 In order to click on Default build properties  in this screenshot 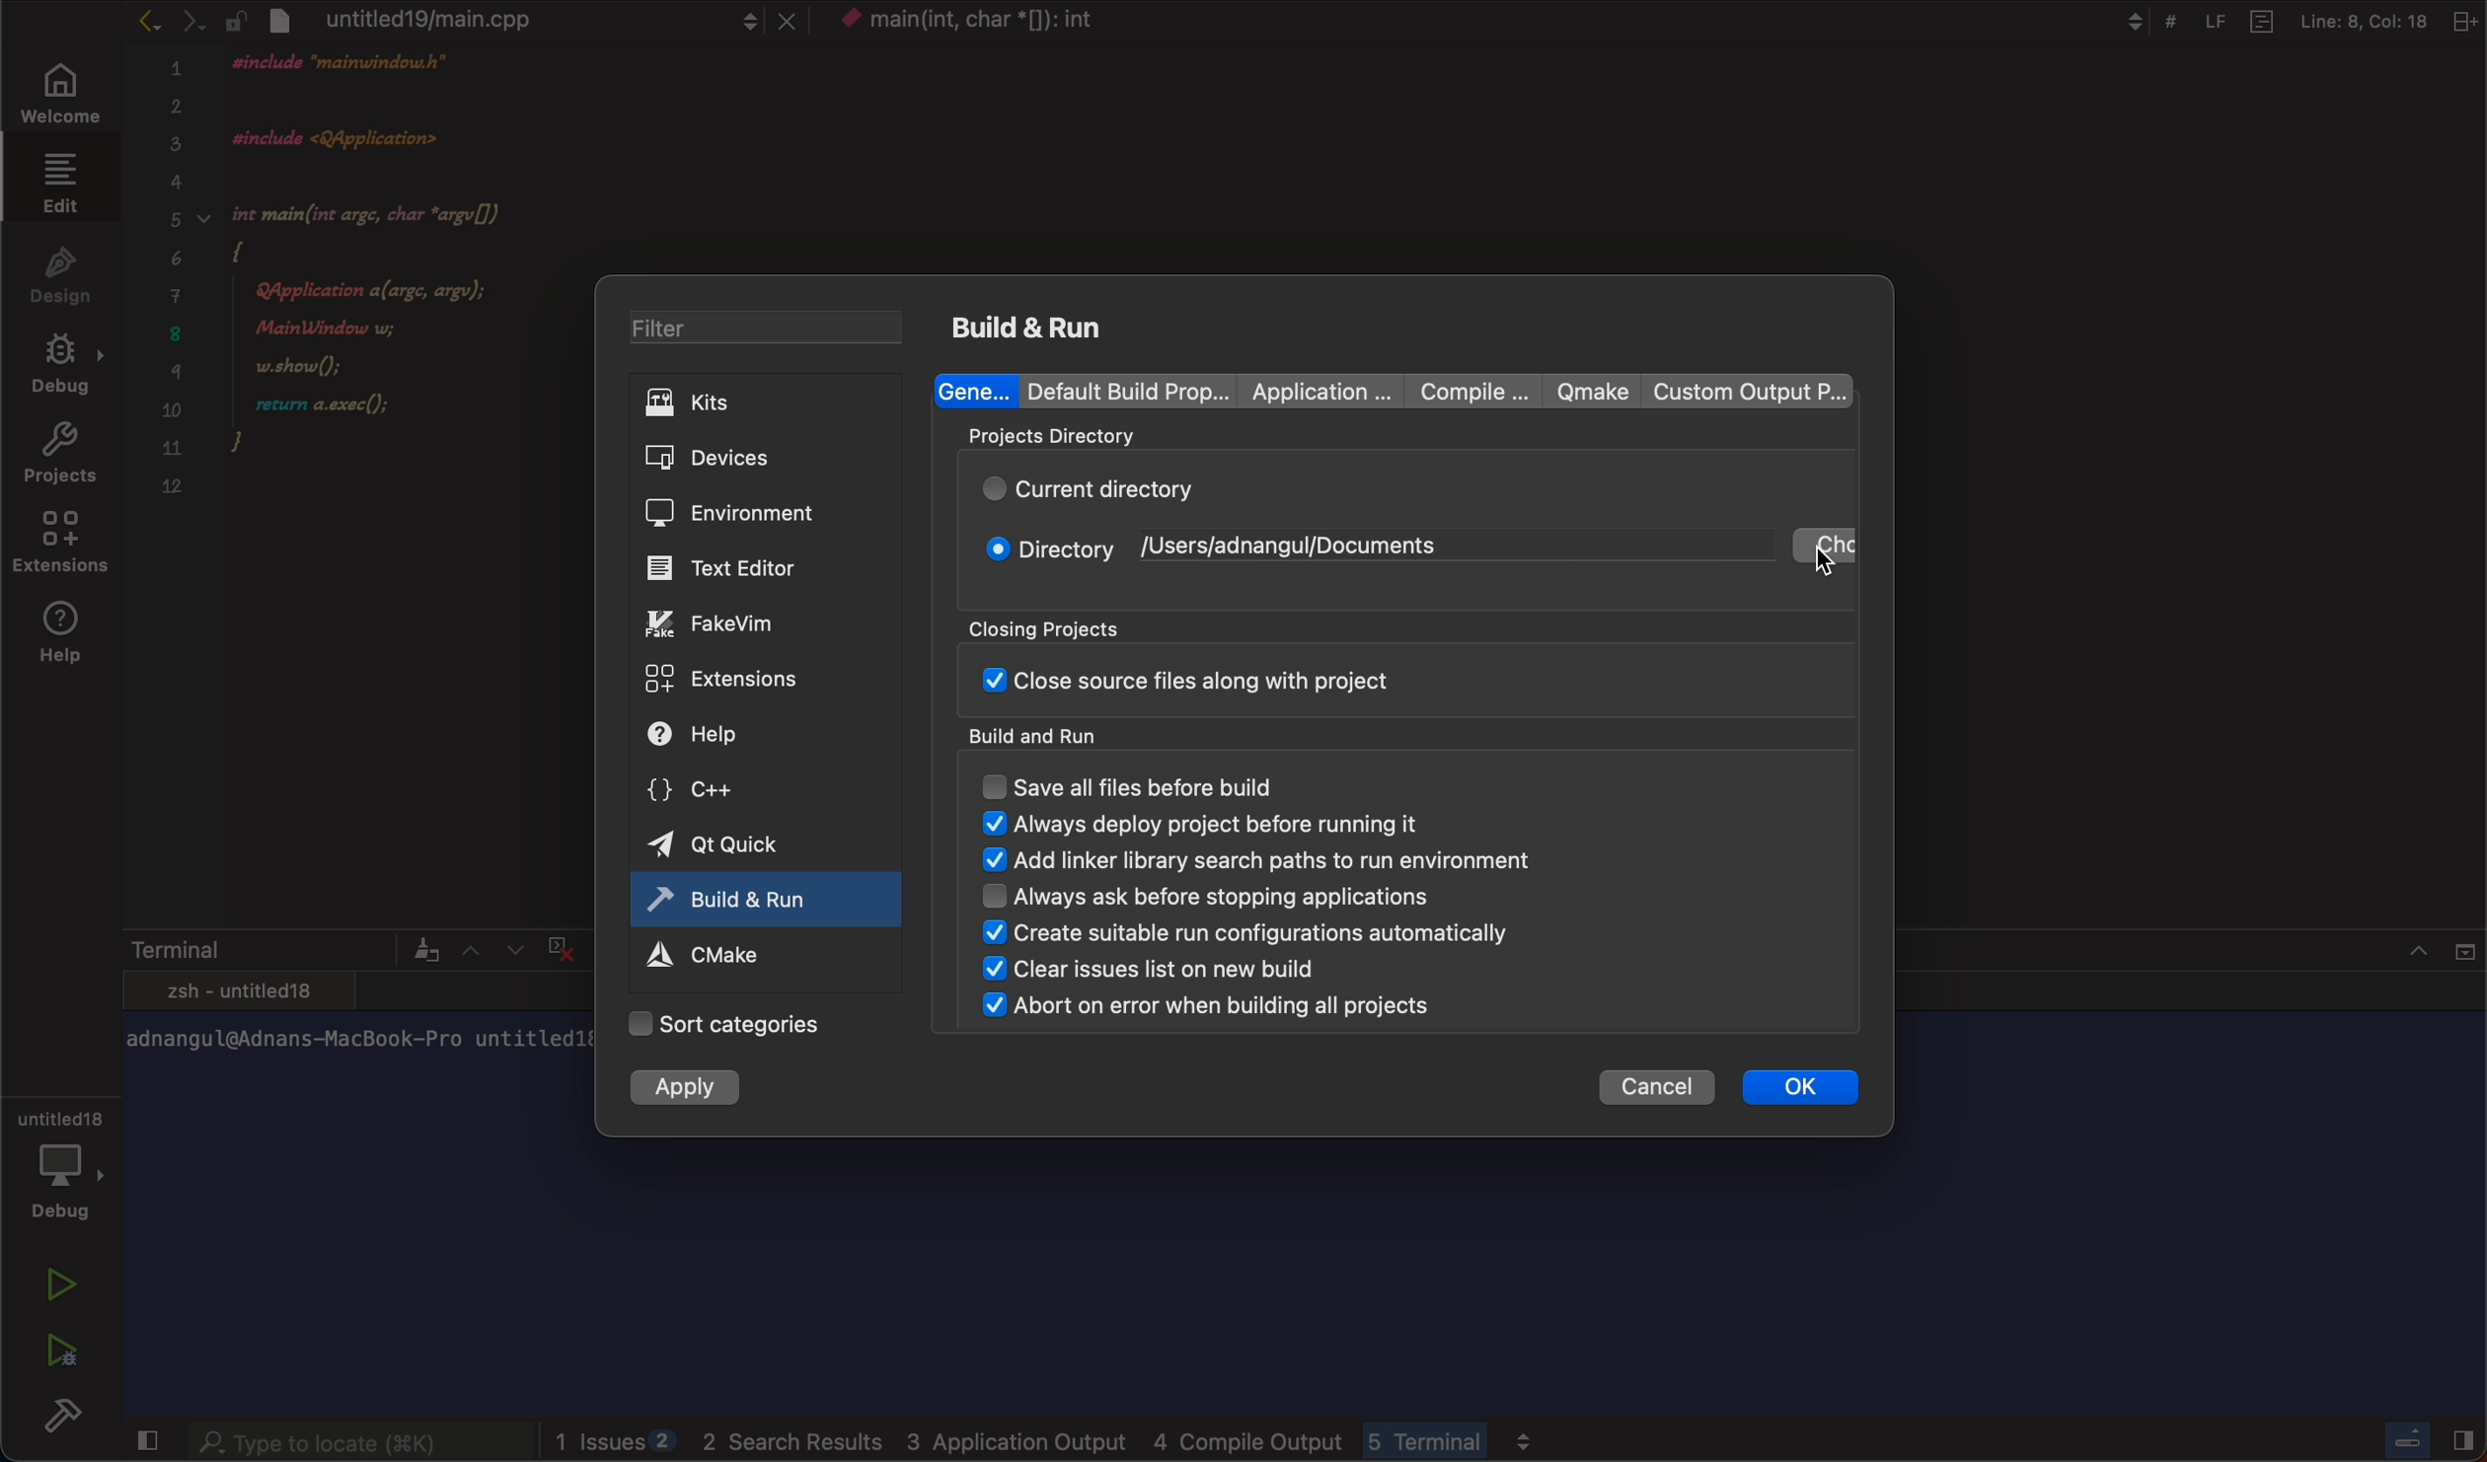, I will do `click(1127, 390)`.